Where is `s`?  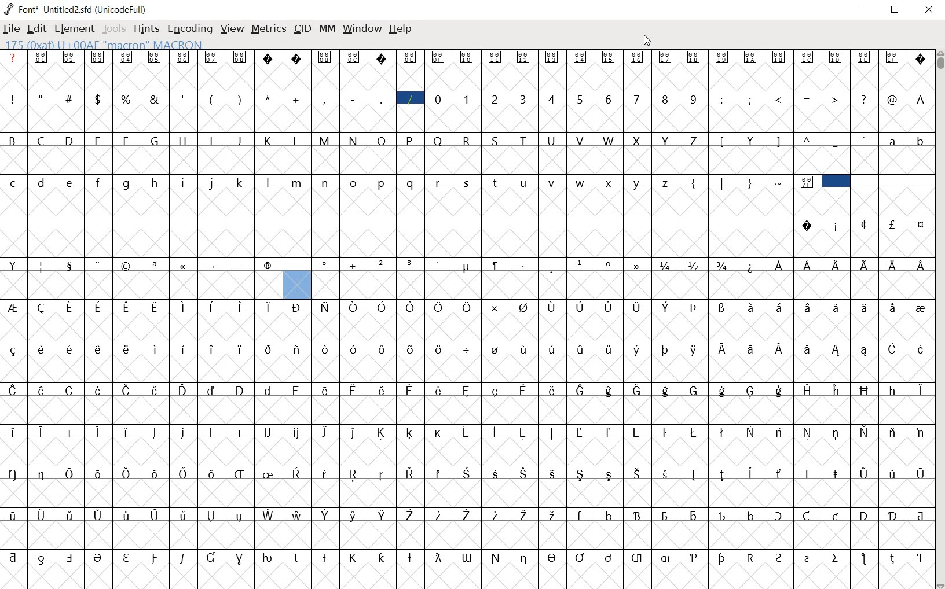
s is located at coordinates (467, 182).